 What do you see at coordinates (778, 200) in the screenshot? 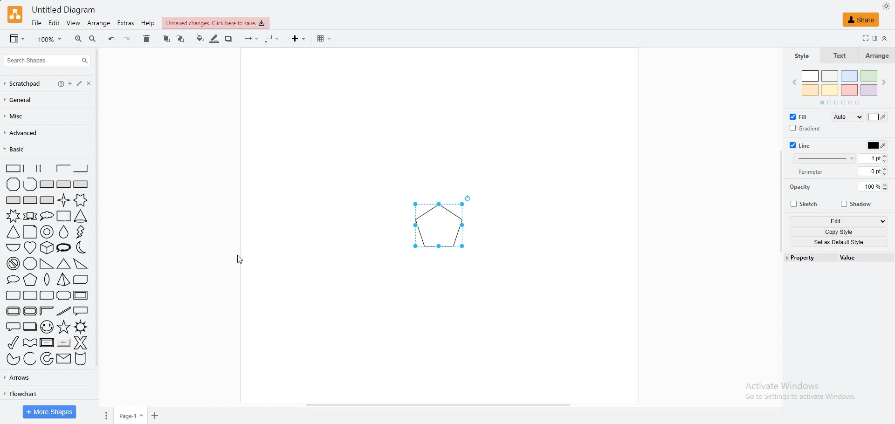
I see `vertical scrollbar` at bounding box center [778, 200].